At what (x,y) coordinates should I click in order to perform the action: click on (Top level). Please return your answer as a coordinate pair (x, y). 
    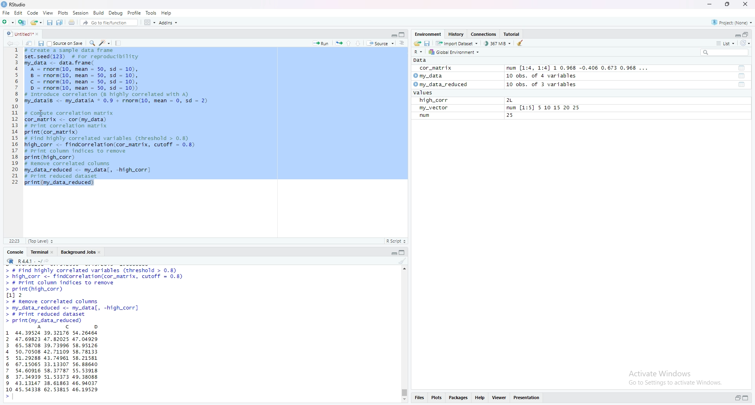
    Looking at the image, I should click on (42, 241).